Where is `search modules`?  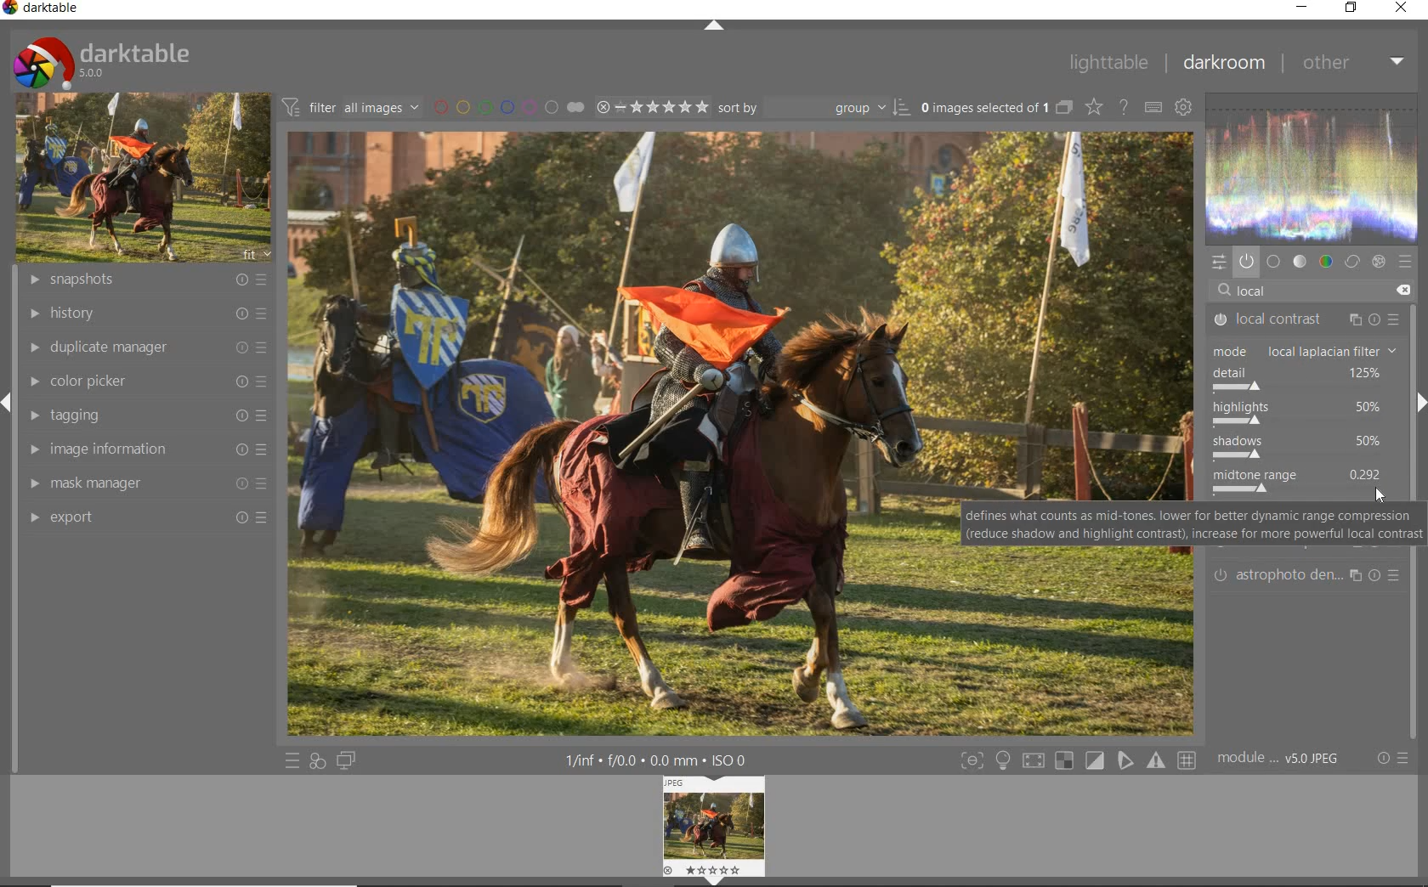 search modules is located at coordinates (1307, 291).